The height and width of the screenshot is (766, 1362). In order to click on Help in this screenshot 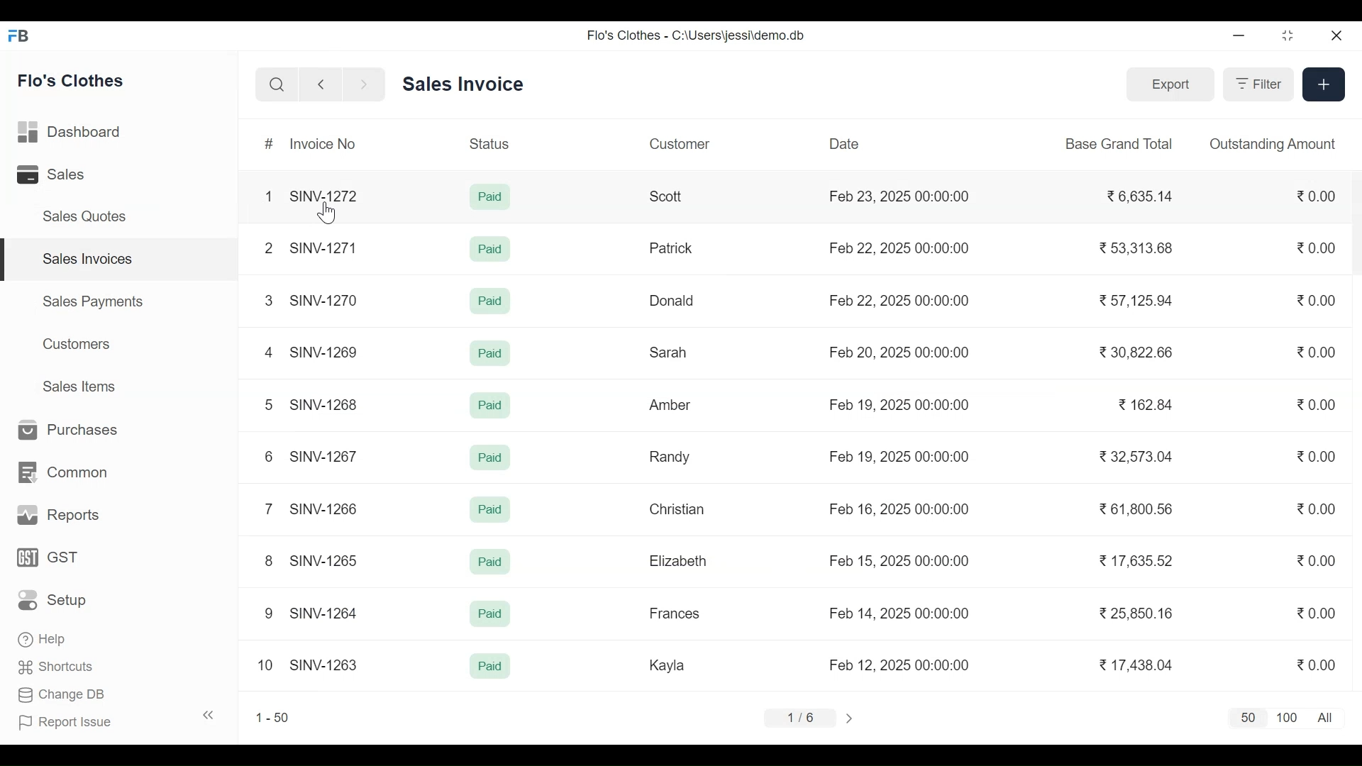, I will do `click(43, 641)`.